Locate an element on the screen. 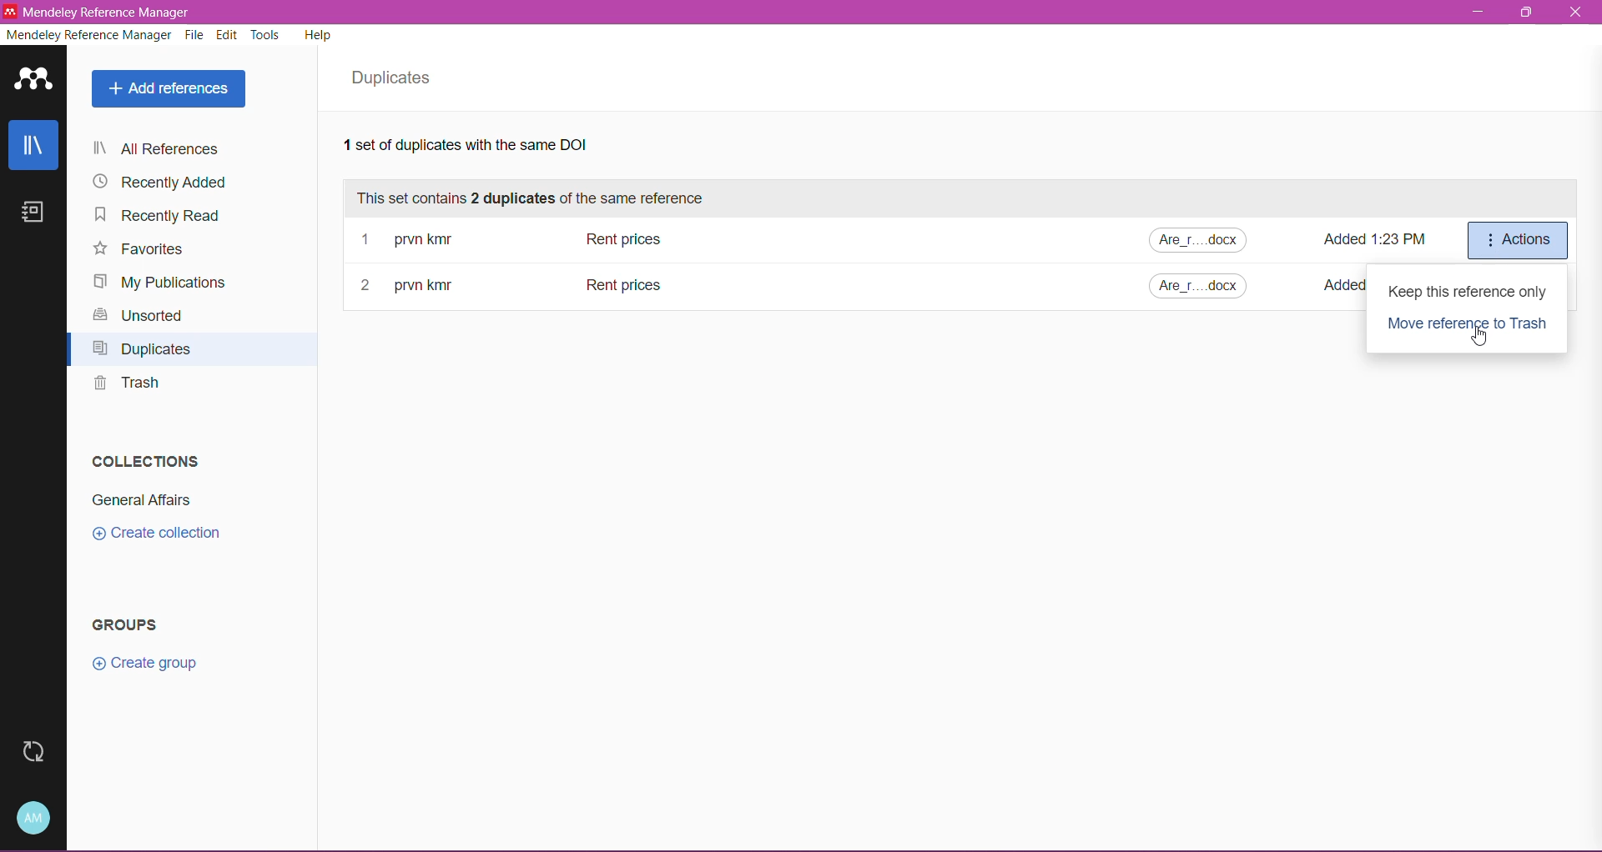  Mendeley Reference Manager is located at coordinates (88, 37).